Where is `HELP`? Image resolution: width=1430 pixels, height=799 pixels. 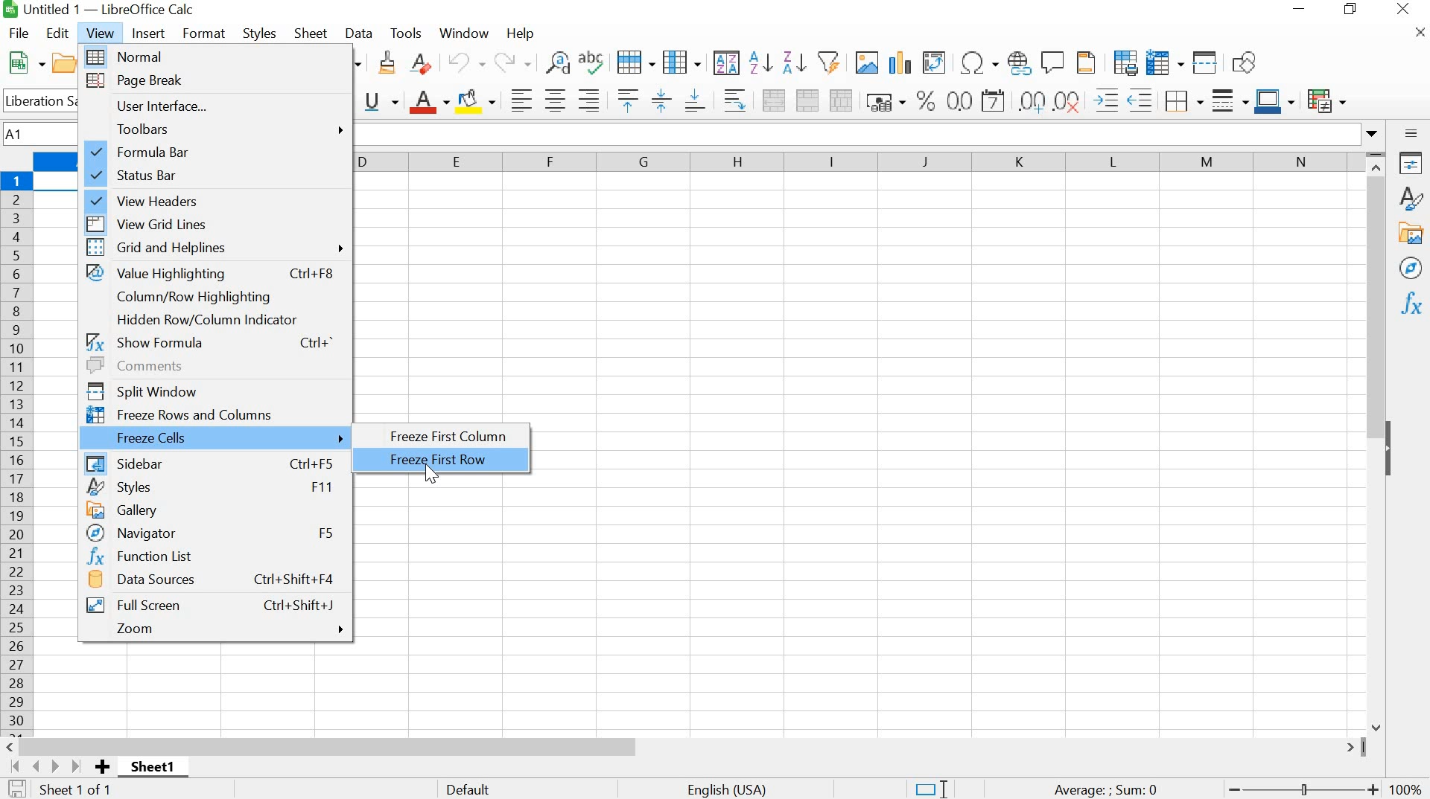 HELP is located at coordinates (520, 35).